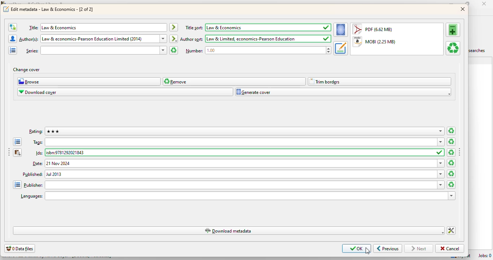 The width and height of the screenshot is (493, 260). What do you see at coordinates (20, 248) in the screenshot?
I see `0 data files` at bounding box center [20, 248].